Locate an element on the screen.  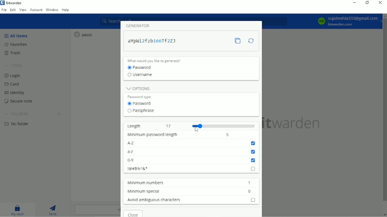
No folder is located at coordinates (19, 125).